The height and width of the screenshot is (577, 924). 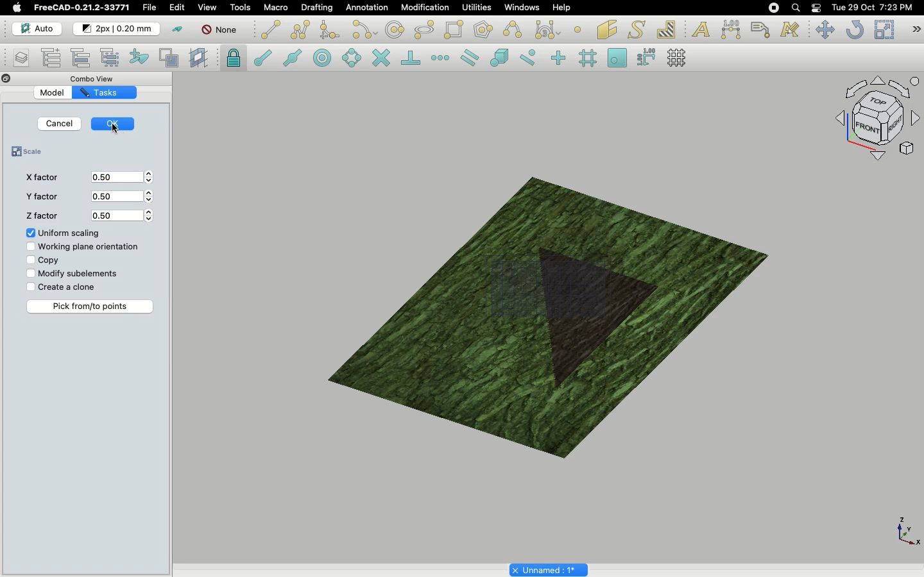 I want to click on Scale, so click(x=883, y=29).